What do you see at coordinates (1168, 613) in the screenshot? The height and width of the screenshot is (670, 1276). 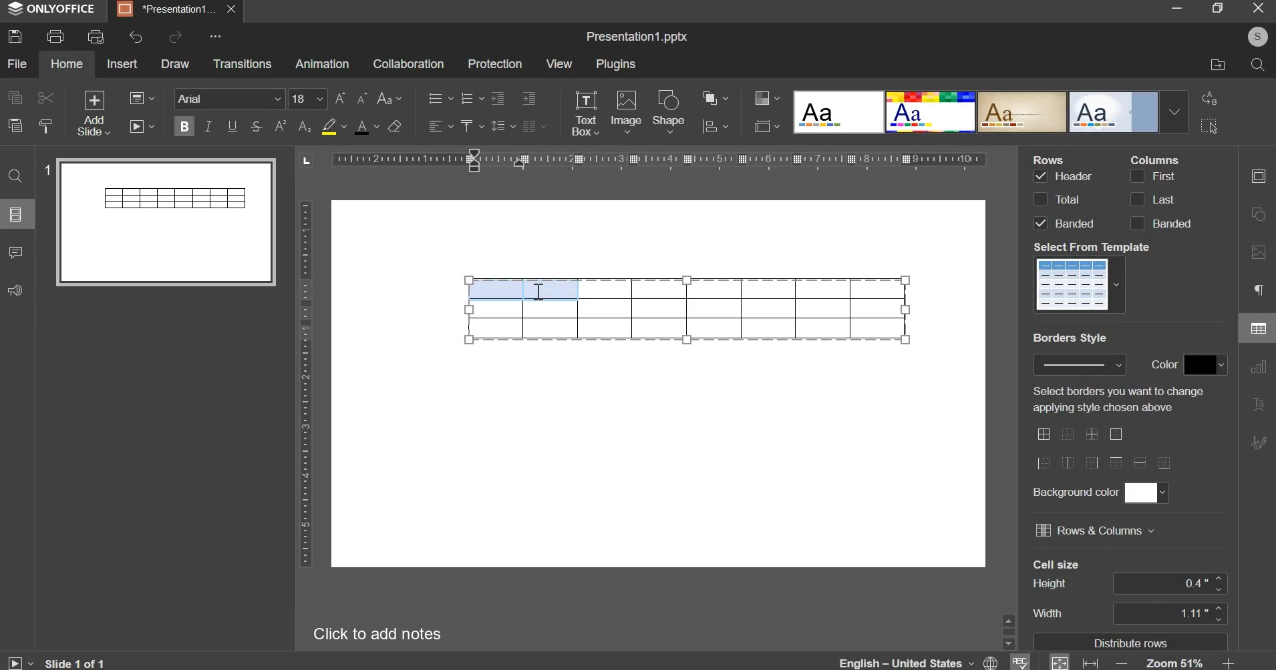 I see `cell width` at bounding box center [1168, 613].